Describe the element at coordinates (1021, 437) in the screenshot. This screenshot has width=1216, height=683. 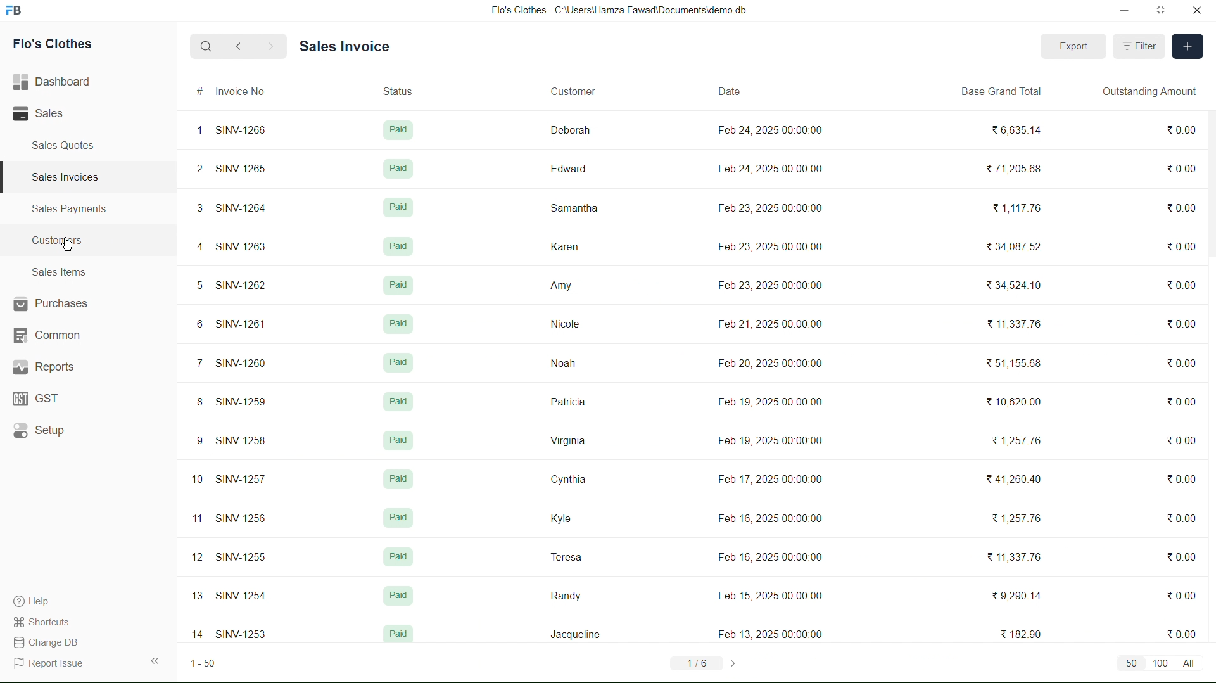
I see `21,257.76` at that location.